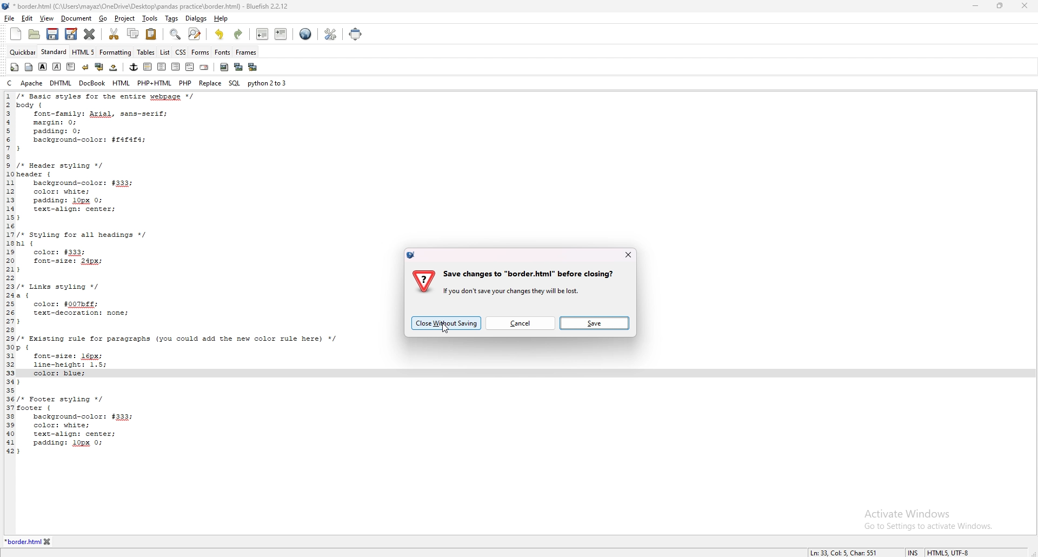 The height and width of the screenshot is (557, 1038). I want to click on close tab, so click(48, 541).